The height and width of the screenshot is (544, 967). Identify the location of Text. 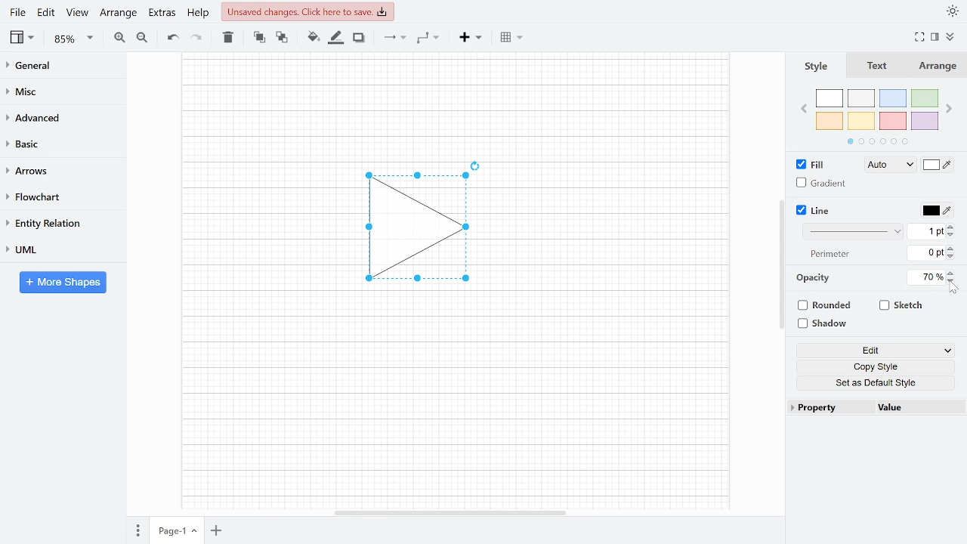
(874, 66).